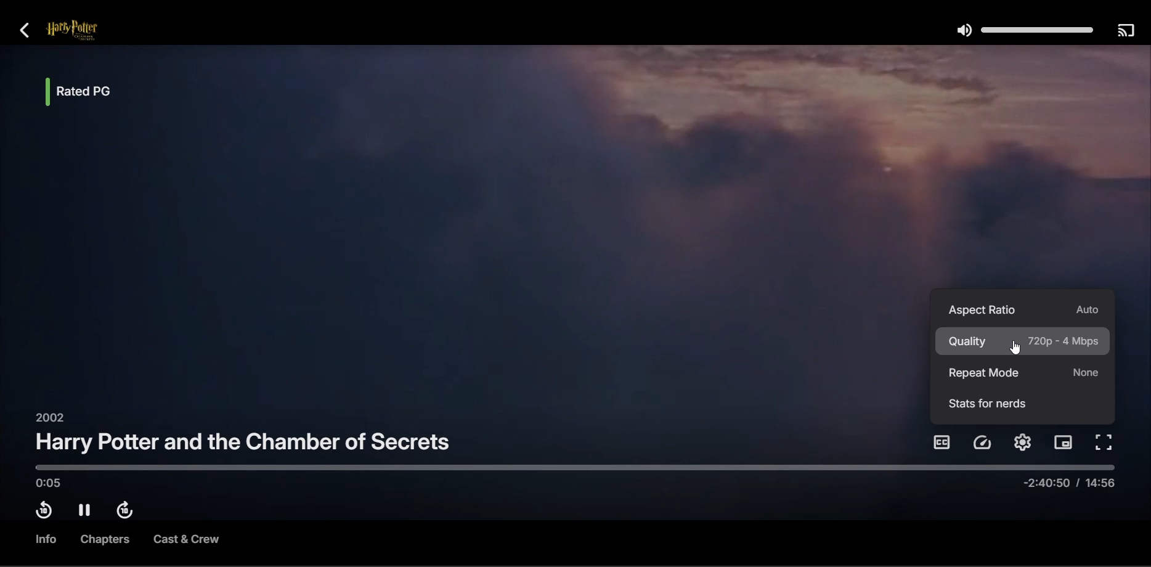 The width and height of the screenshot is (1151, 567). I want to click on Subtitles, so click(942, 443).